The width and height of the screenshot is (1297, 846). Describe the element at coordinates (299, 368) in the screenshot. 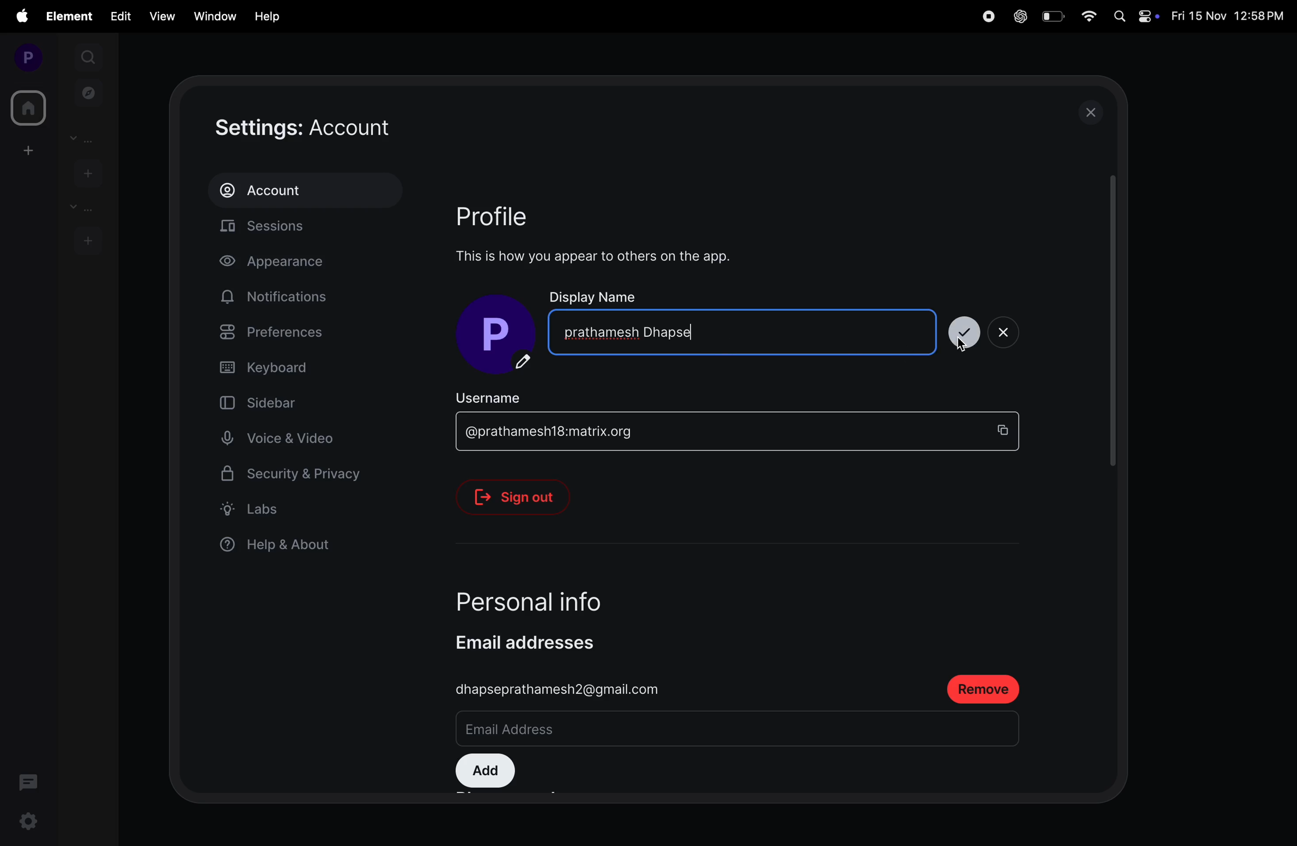

I see `keyboard` at that location.